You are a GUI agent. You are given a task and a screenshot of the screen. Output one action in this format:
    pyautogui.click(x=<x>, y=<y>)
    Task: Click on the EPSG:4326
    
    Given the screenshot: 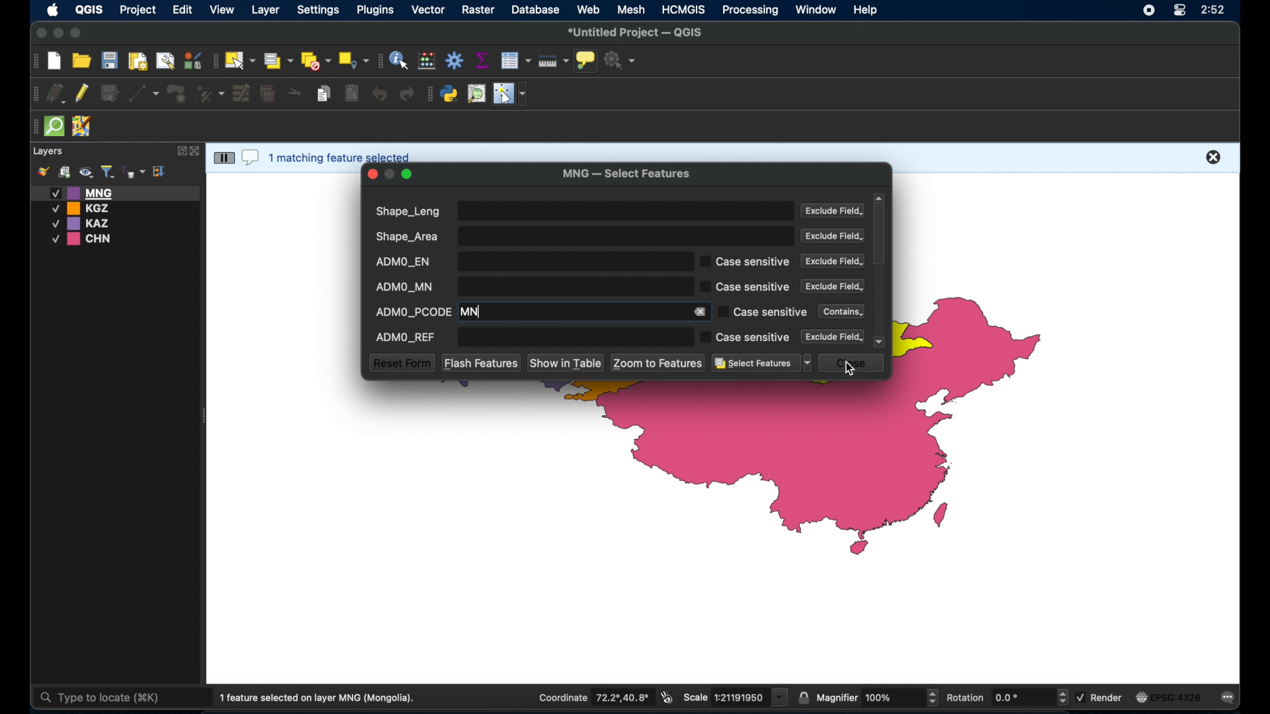 What is the action you would take?
    pyautogui.click(x=1170, y=697)
    